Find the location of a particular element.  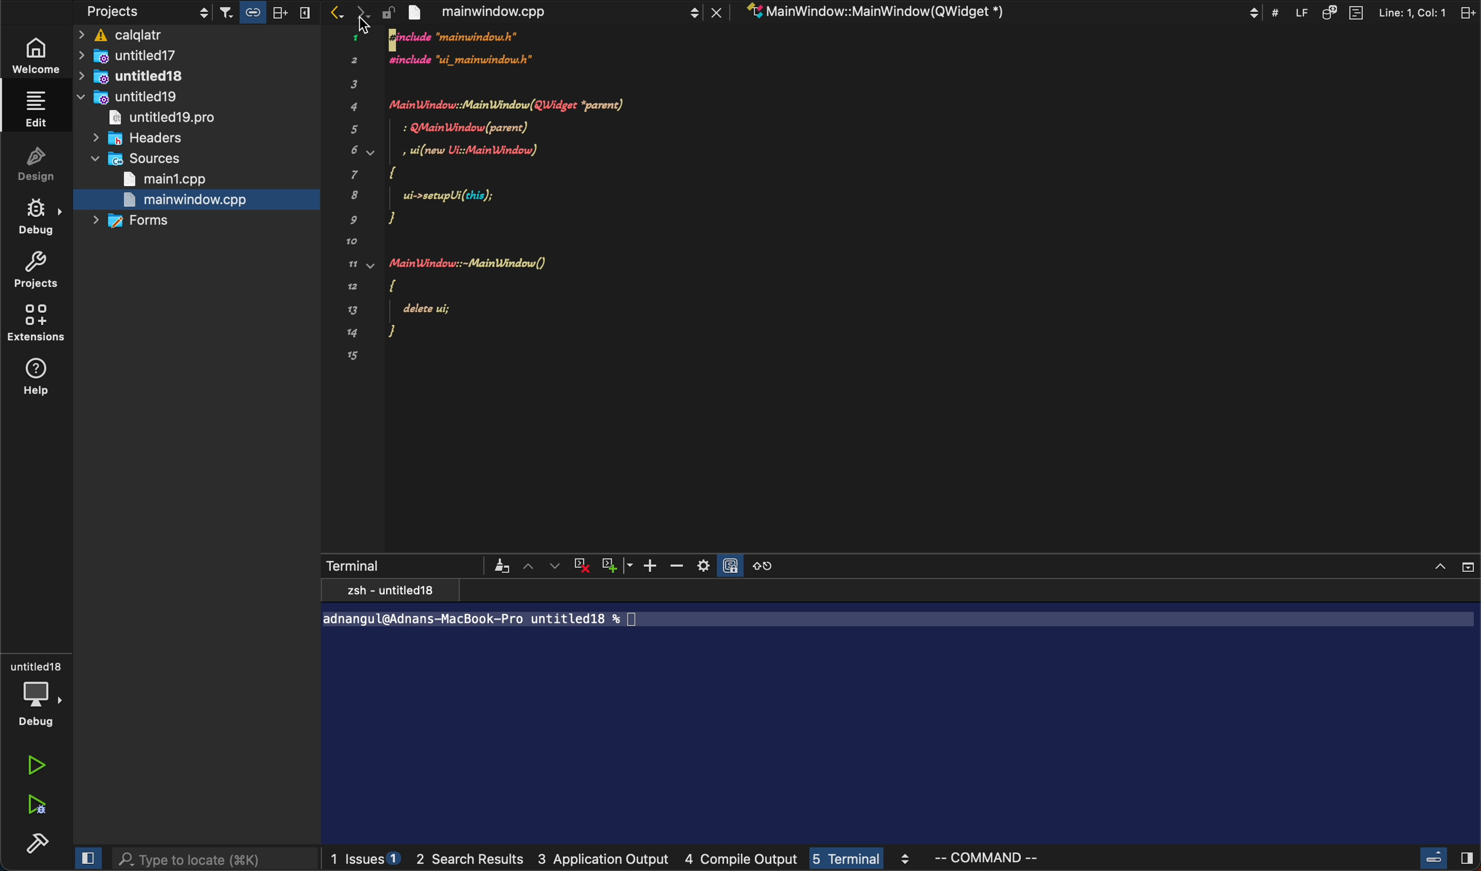

build is located at coordinates (36, 841).